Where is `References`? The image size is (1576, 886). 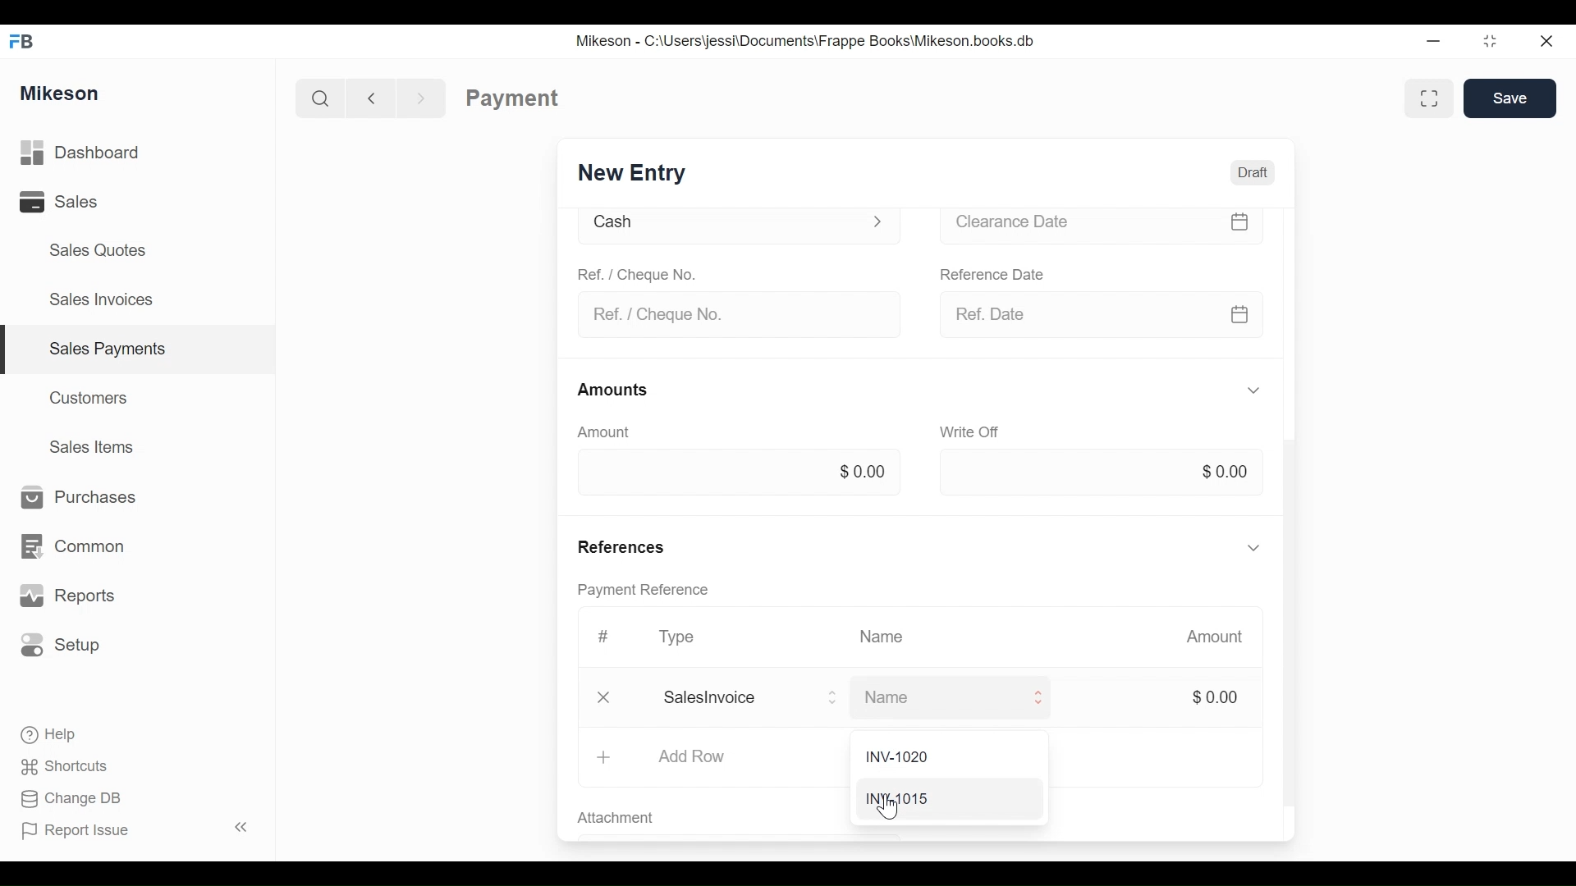
References is located at coordinates (629, 546).